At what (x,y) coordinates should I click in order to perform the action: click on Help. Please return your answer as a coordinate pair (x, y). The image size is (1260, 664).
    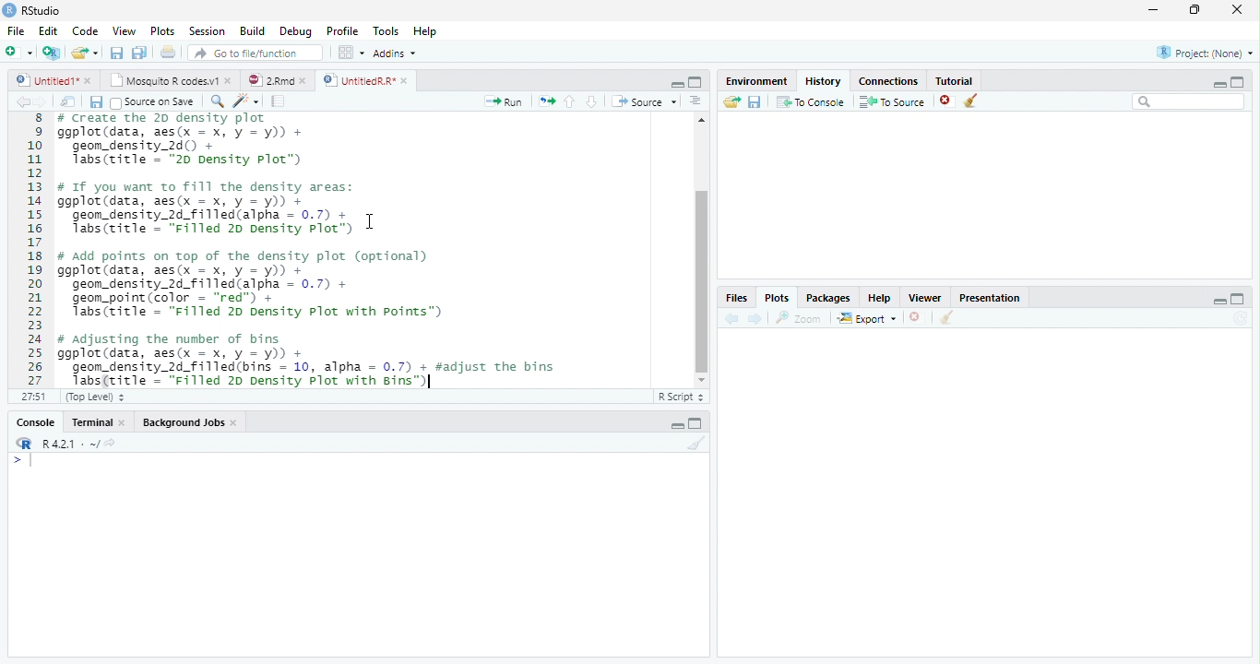
    Looking at the image, I should click on (879, 300).